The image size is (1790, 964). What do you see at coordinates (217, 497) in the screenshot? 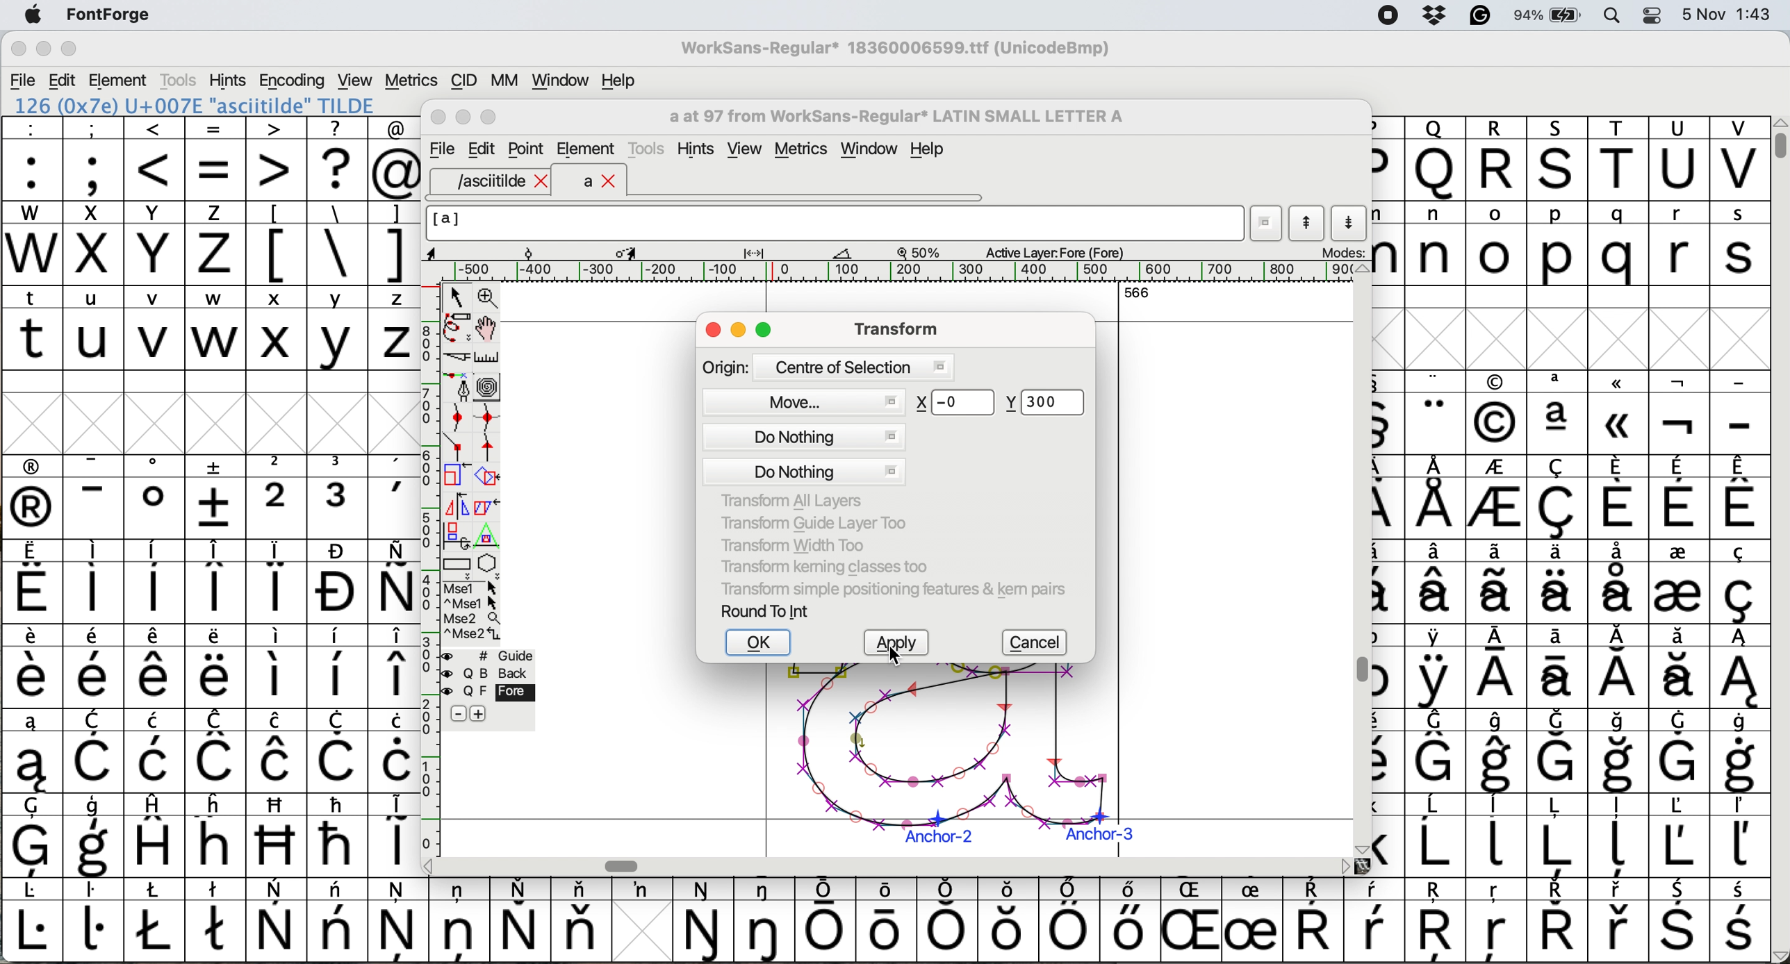
I see `symbol` at bounding box center [217, 497].